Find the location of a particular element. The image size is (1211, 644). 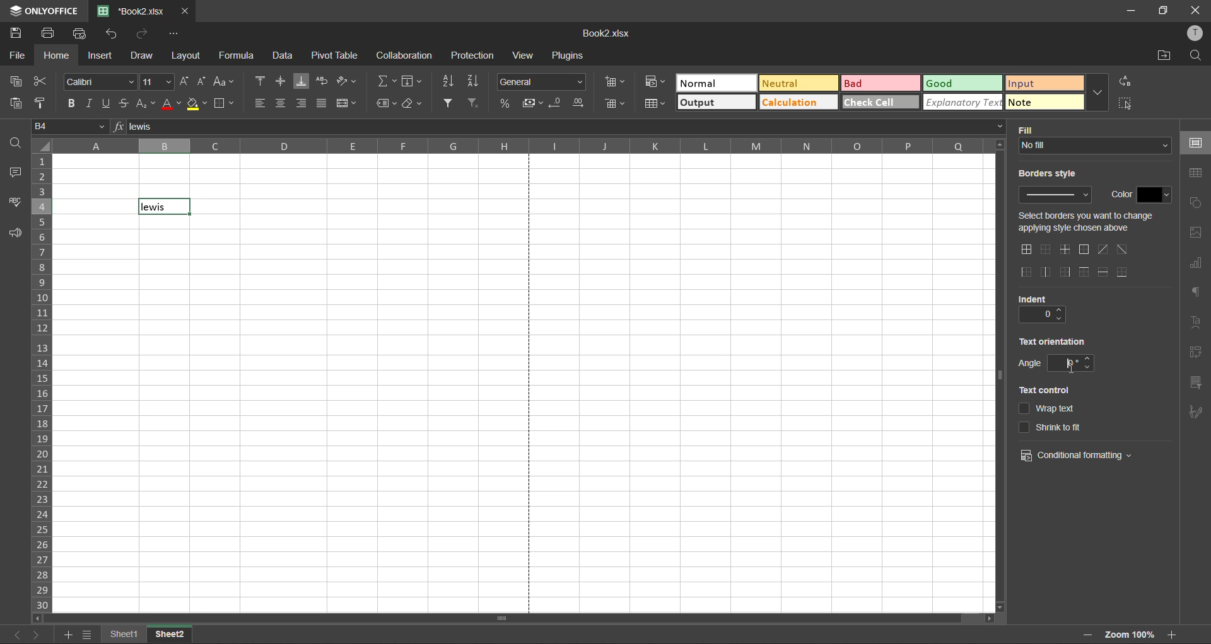

close tab is located at coordinates (185, 13).